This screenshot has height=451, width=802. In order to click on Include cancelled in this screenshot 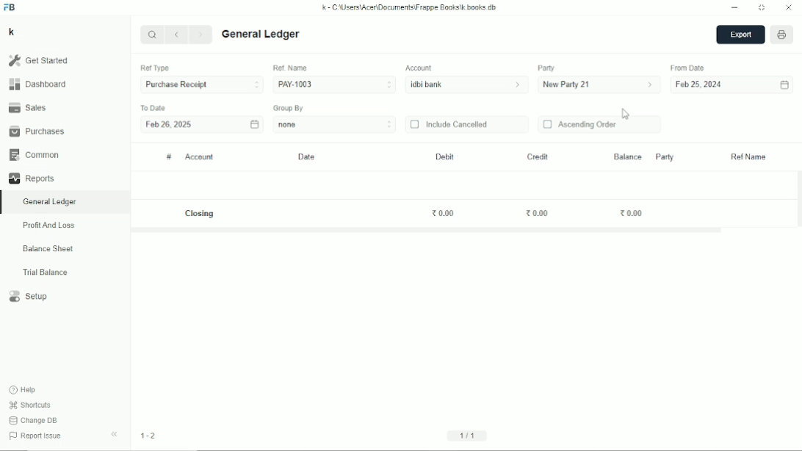, I will do `click(449, 124)`.